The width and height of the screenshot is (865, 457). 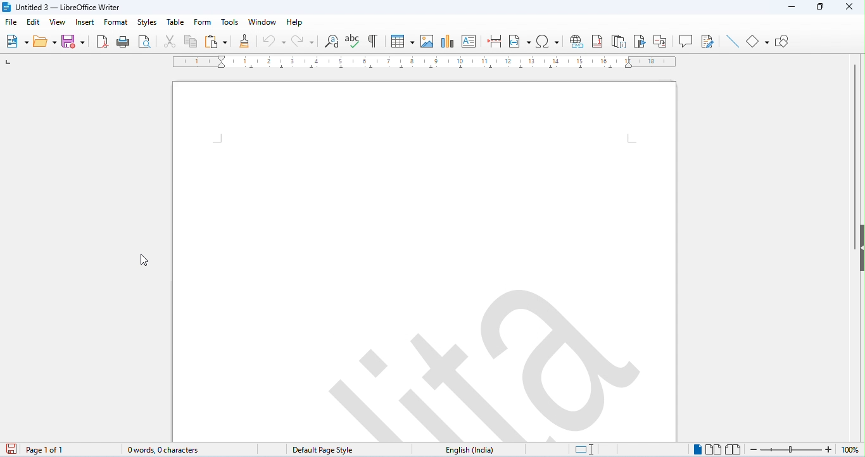 What do you see at coordinates (303, 41) in the screenshot?
I see `redo` at bounding box center [303, 41].